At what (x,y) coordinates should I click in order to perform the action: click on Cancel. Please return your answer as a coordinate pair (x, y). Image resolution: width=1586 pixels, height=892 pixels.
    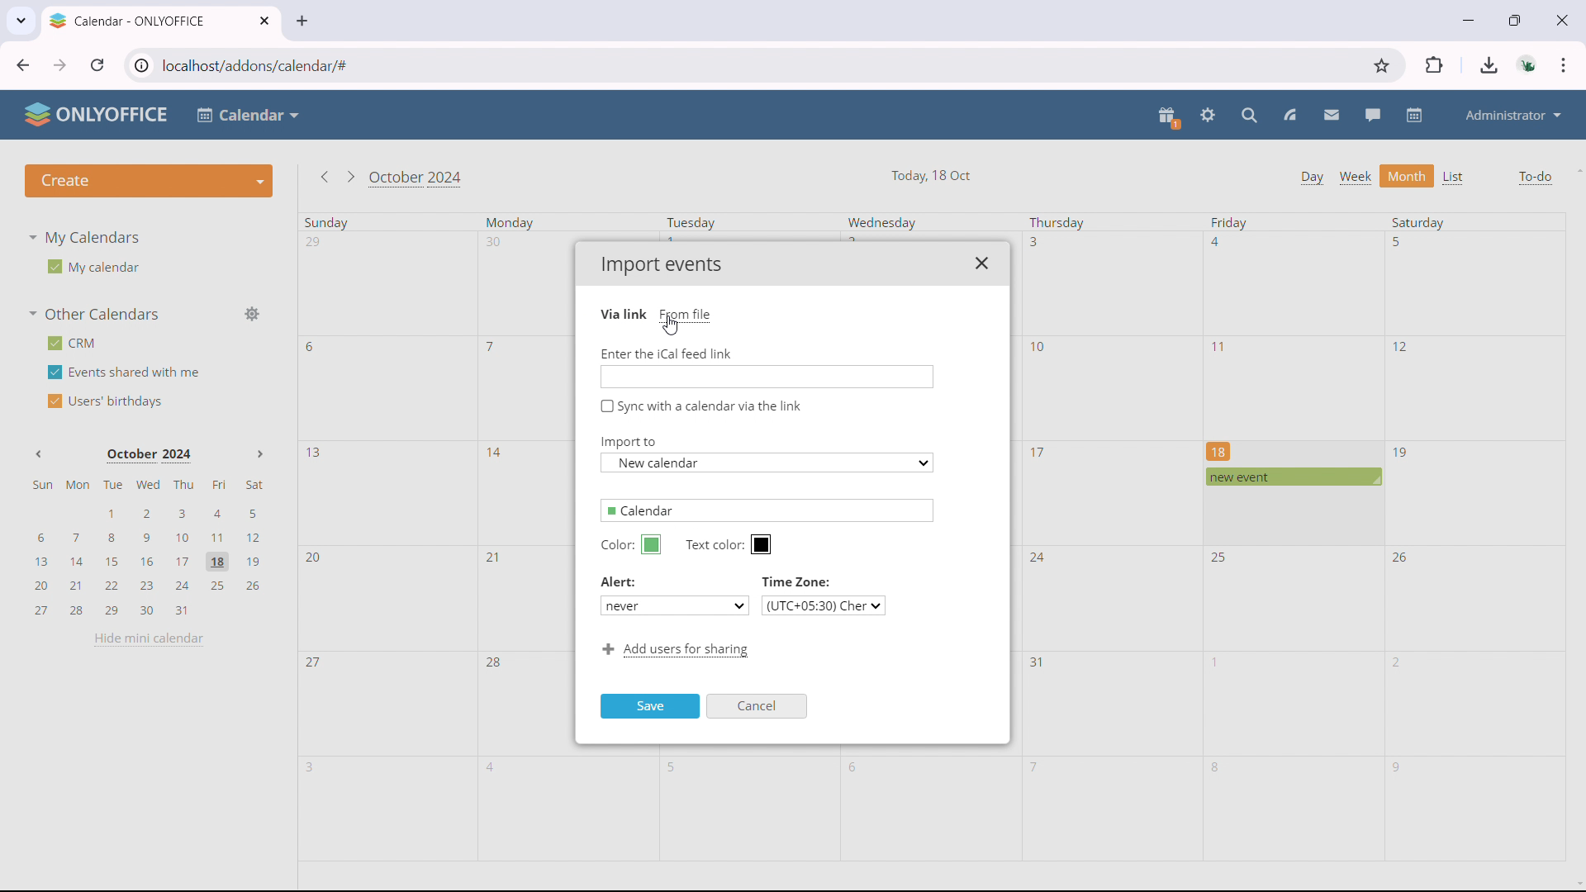
    Looking at the image, I should click on (758, 705).